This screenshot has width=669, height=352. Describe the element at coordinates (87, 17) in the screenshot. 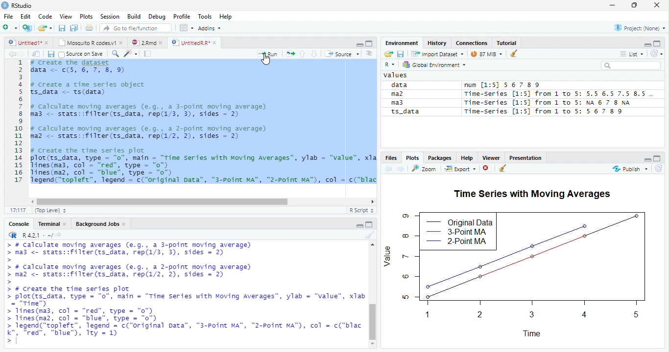

I see `Plots` at that location.